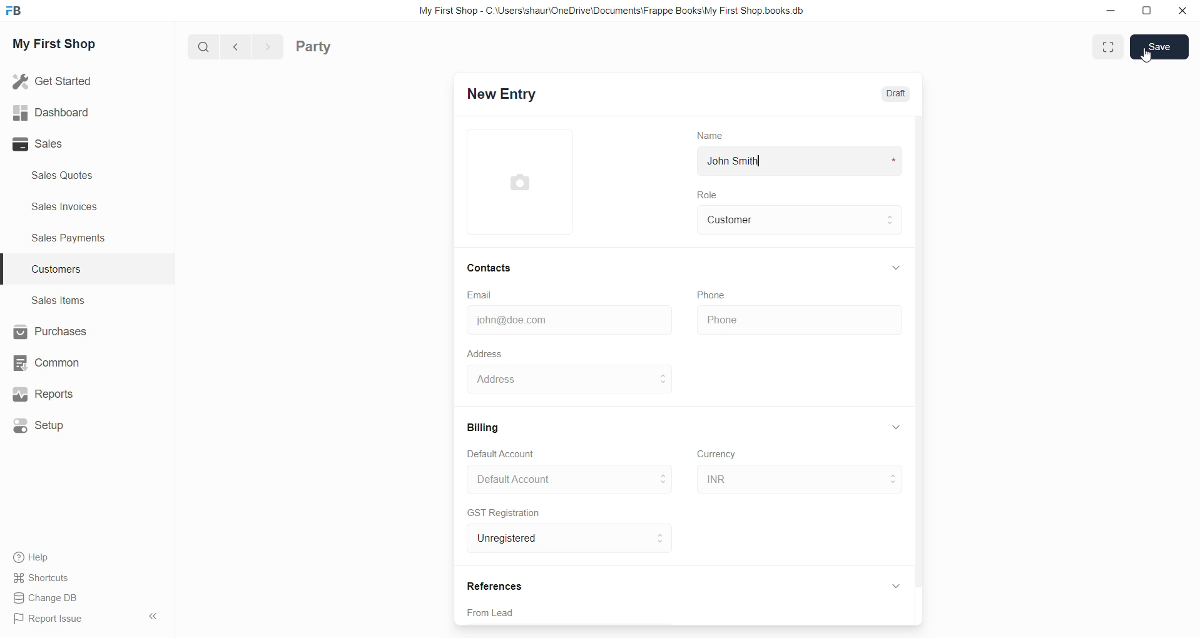 The width and height of the screenshot is (1200, 638). Describe the element at coordinates (565, 318) in the screenshot. I see `email Input box` at that location.